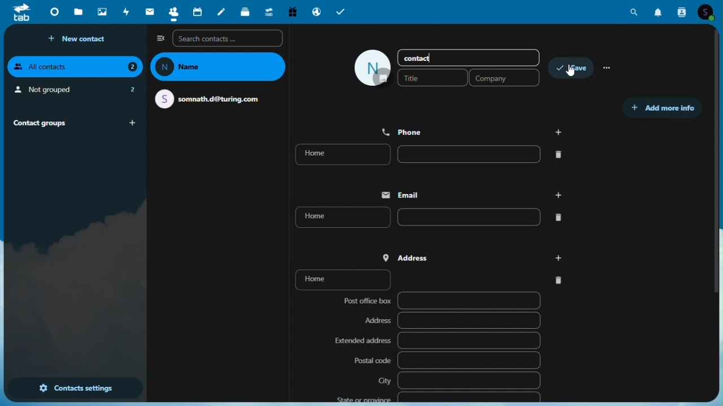 The image size is (723, 406). What do you see at coordinates (197, 12) in the screenshot?
I see `Calendar` at bounding box center [197, 12].